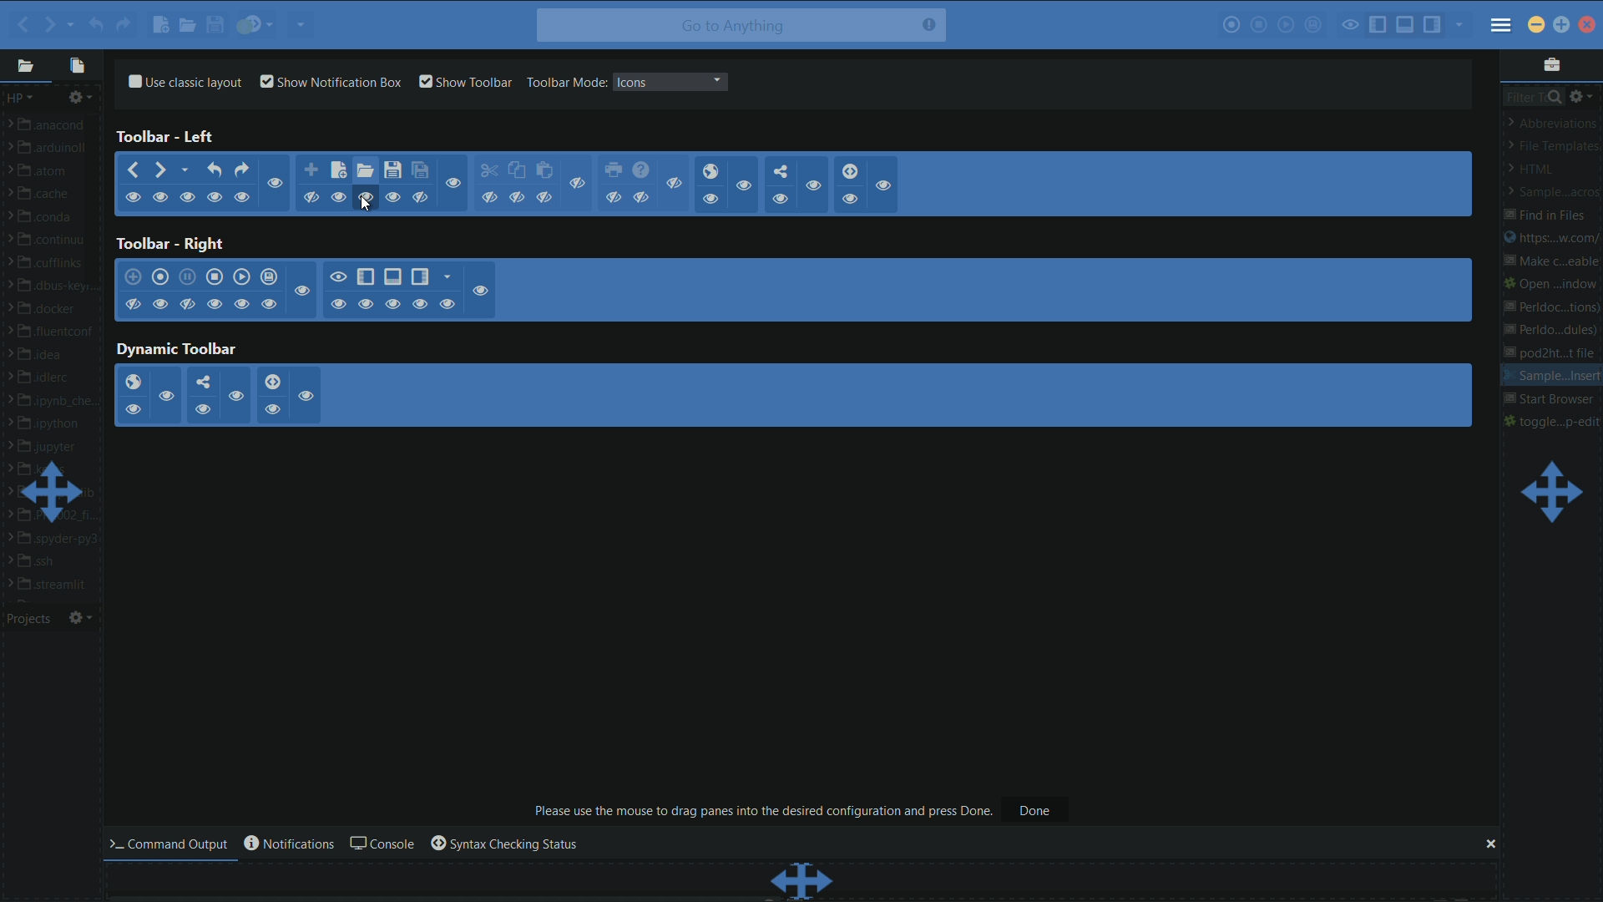 The width and height of the screenshot is (1603, 902). I want to click on open file, so click(186, 27).